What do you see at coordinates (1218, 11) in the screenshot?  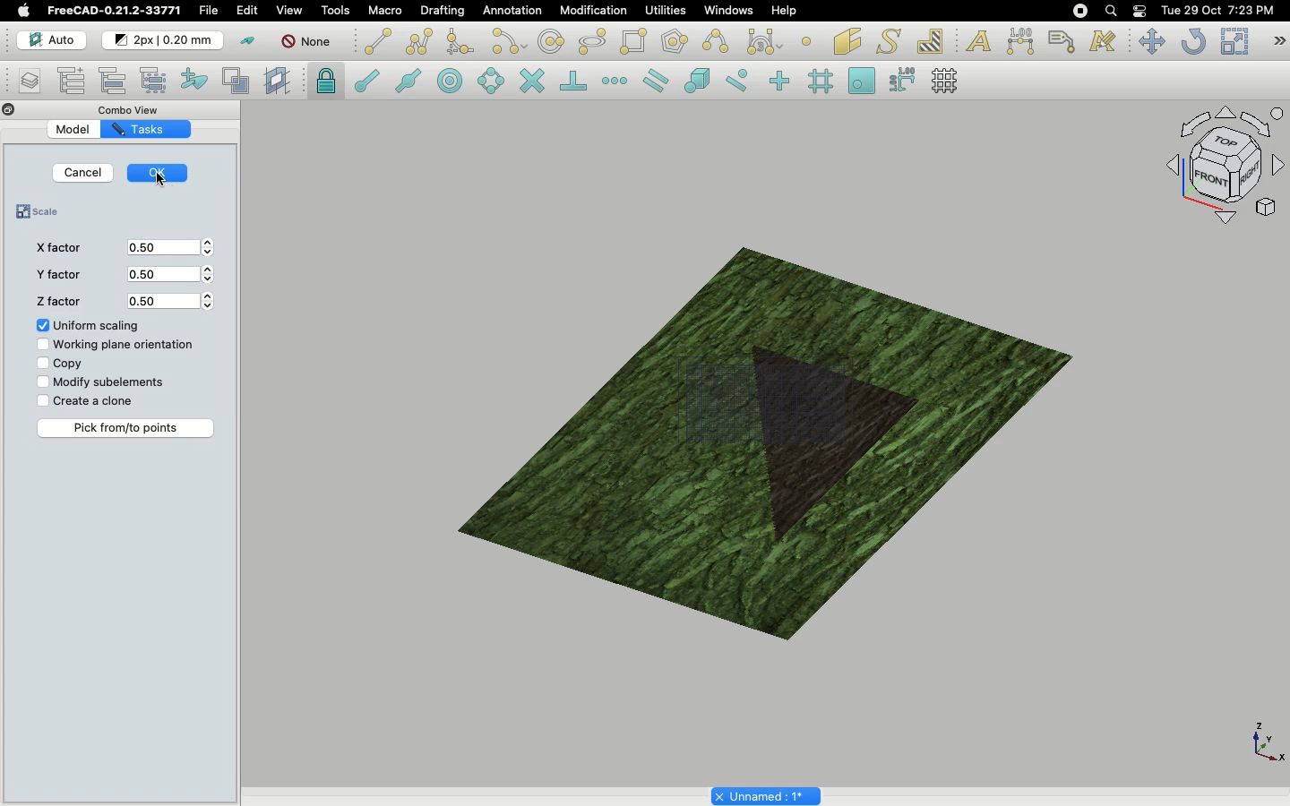 I see `Date/time` at bounding box center [1218, 11].